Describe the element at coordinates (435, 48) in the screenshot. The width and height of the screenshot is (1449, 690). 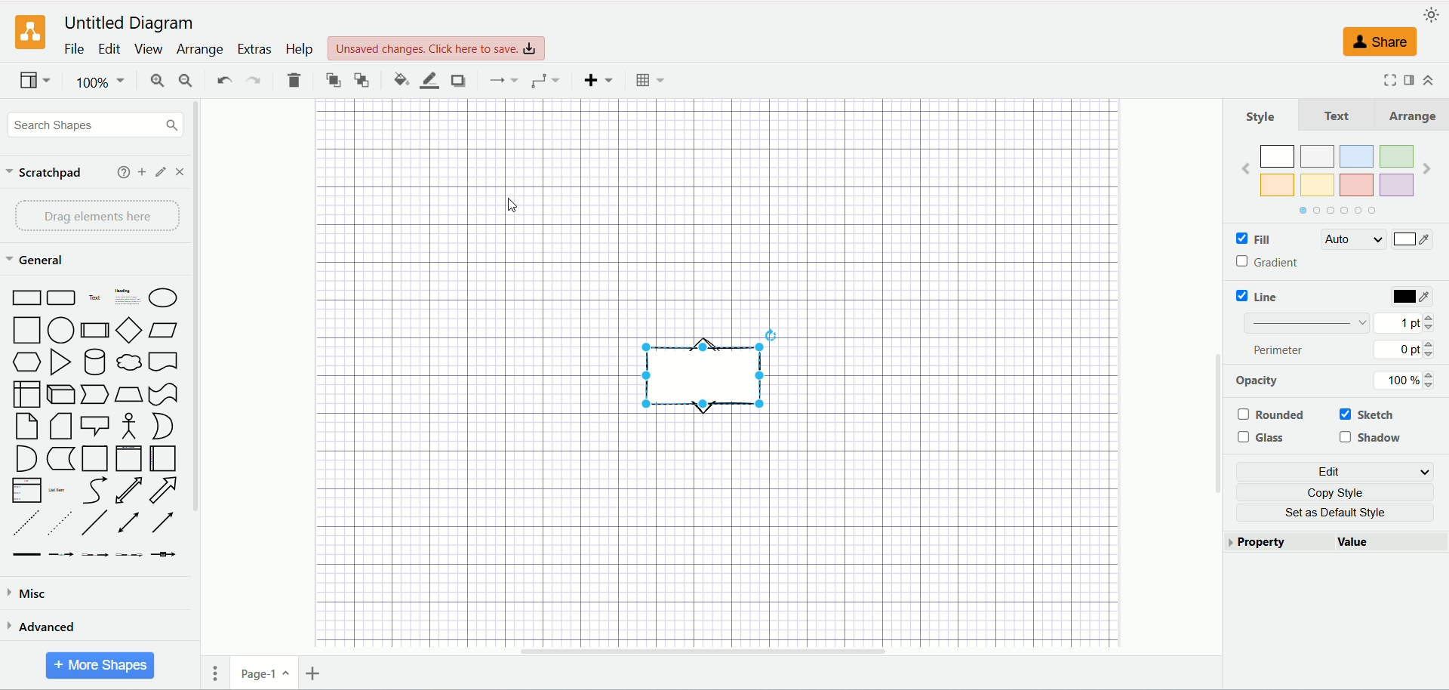
I see `click here to save` at that location.